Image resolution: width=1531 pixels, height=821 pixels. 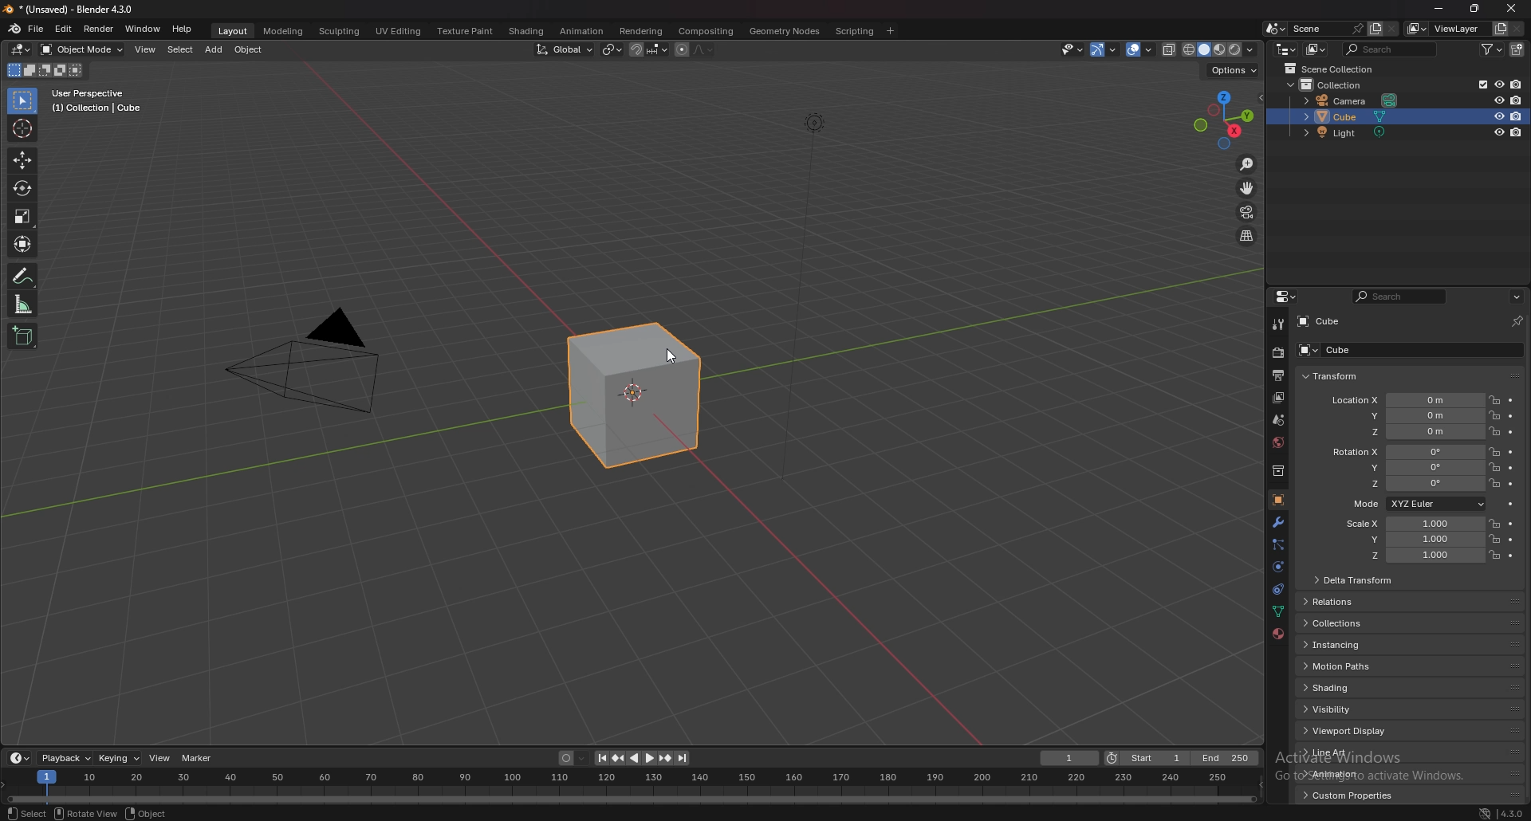 What do you see at coordinates (1069, 758) in the screenshot?
I see `current frame` at bounding box center [1069, 758].